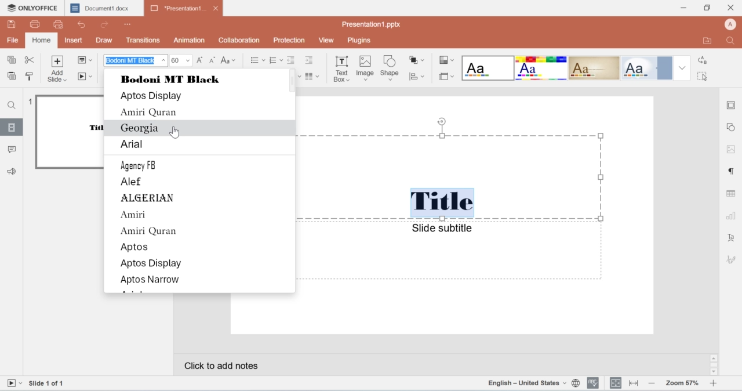 The width and height of the screenshot is (742, 391). What do you see at coordinates (254, 60) in the screenshot?
I see `bullet points` at bounding box center [254, 60].